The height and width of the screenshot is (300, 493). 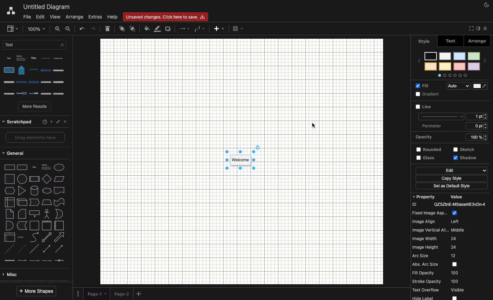 What do you see at coordinates (68, 29) in the screenshot?
I see `Zoom out` at bounding box center [68, 29].